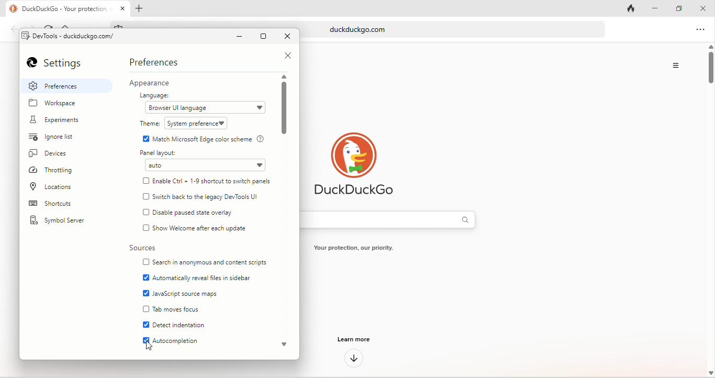 This screenshot has width=715, height=378. I want to click on D DuckDuckGo - Your protection, so click(66, 9).